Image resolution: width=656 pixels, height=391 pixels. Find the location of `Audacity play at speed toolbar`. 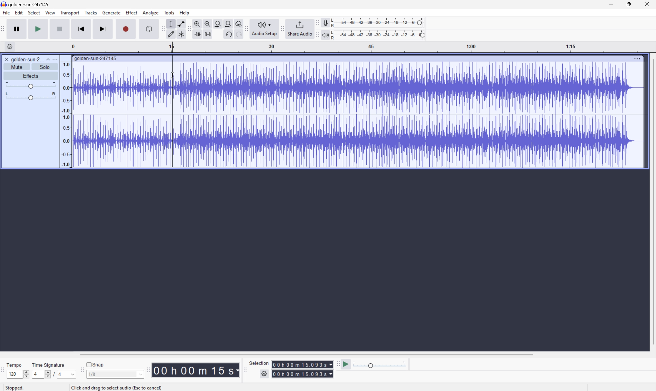

Audacity play at speed toolbar is located at coordinates (337, 364).